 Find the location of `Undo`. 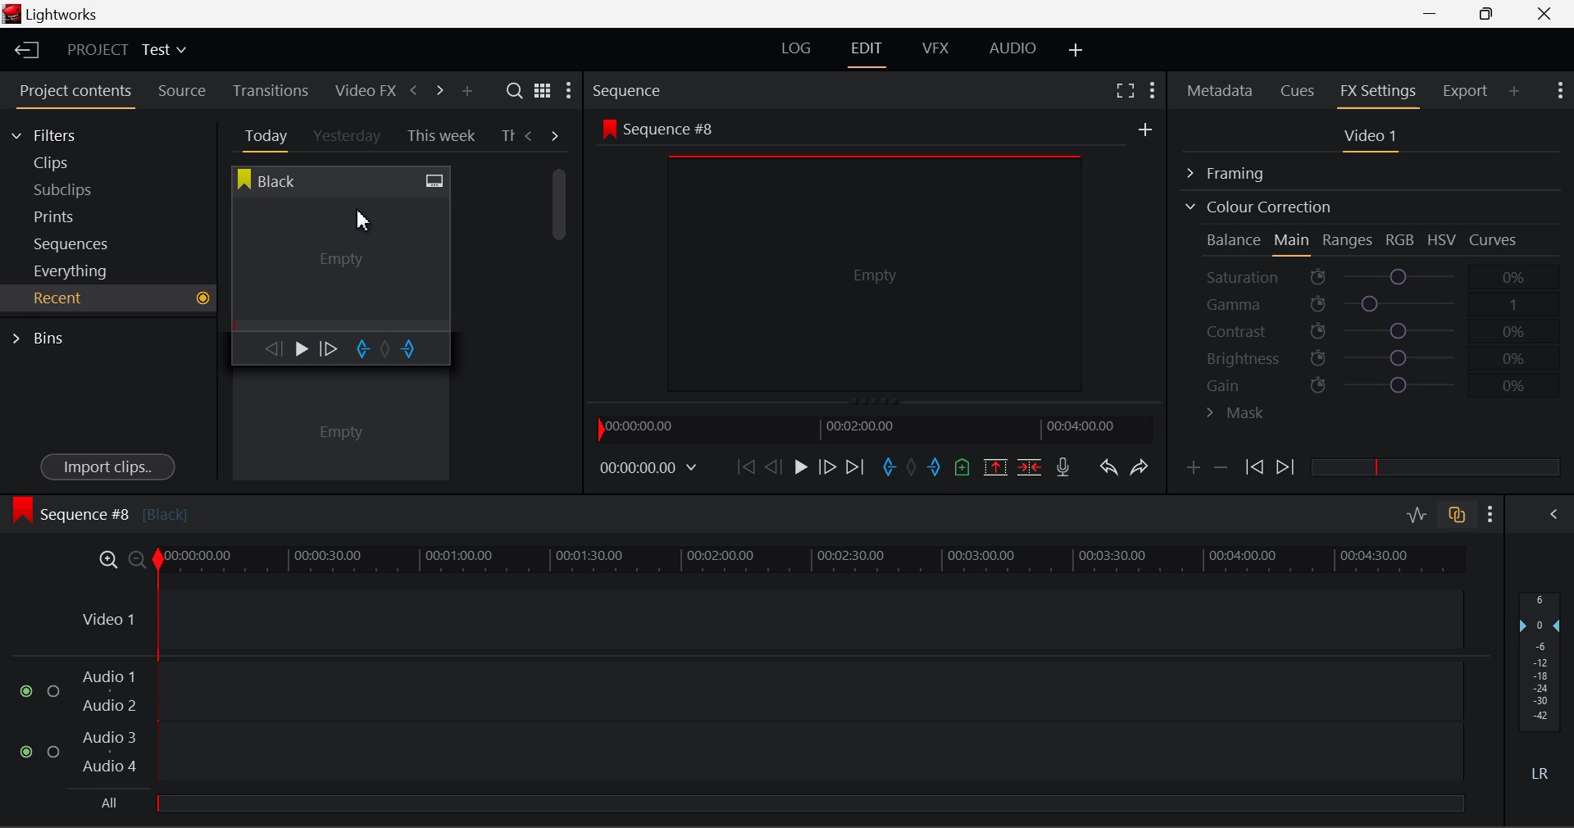

Undo is located at coordinates (1108, 471).